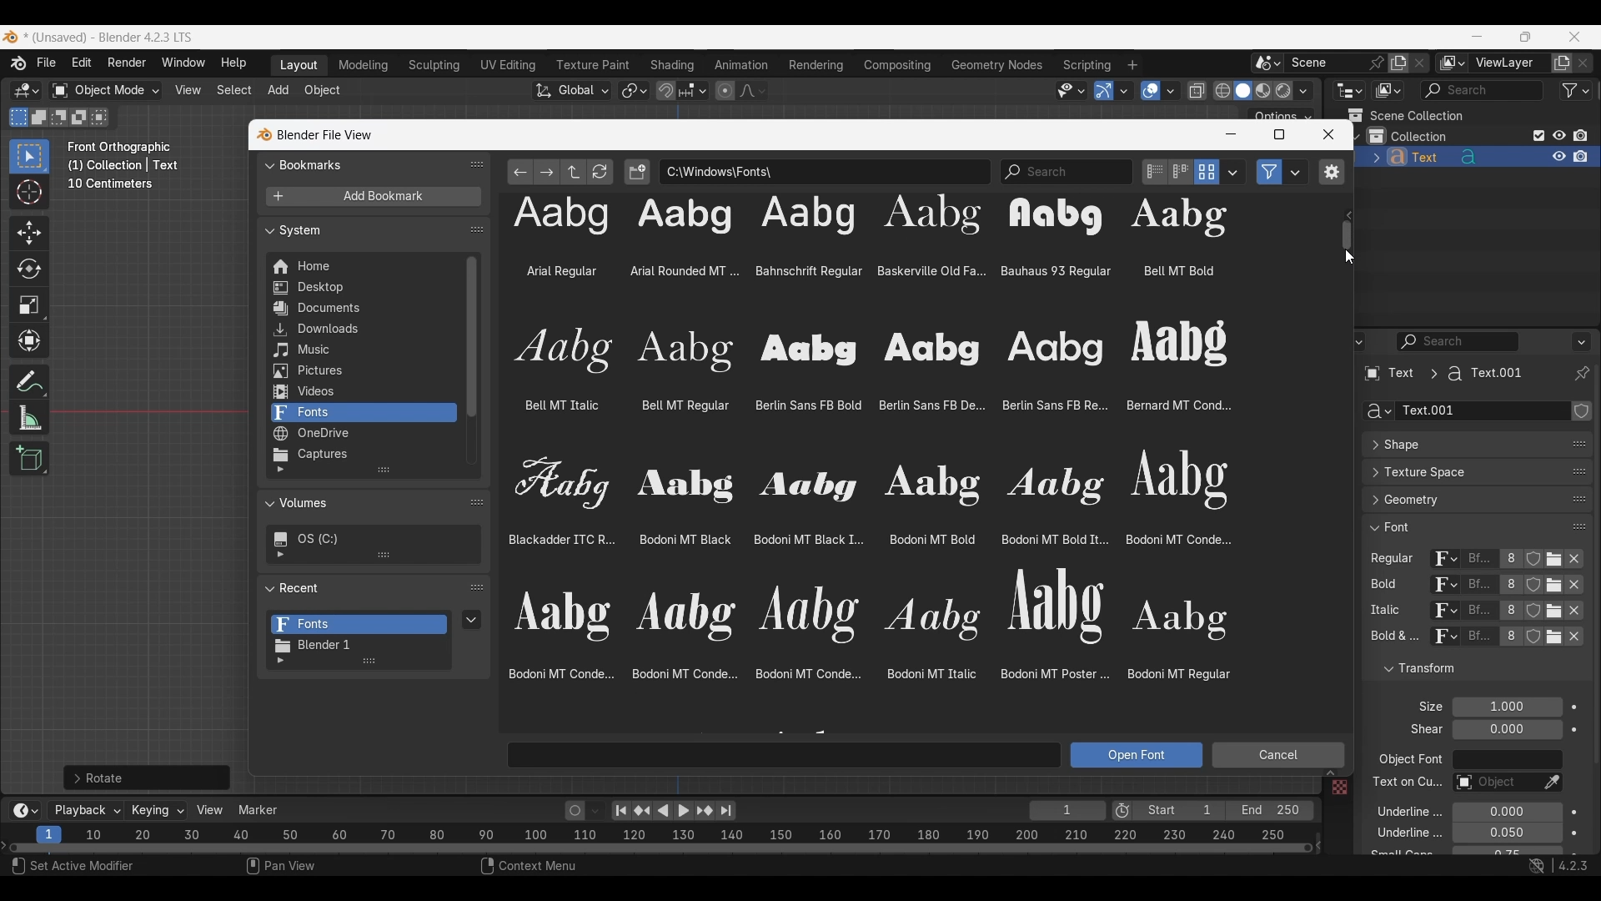 The image size is (1601, 901). I want to click on Subtract existing selection, so click(59, 118).